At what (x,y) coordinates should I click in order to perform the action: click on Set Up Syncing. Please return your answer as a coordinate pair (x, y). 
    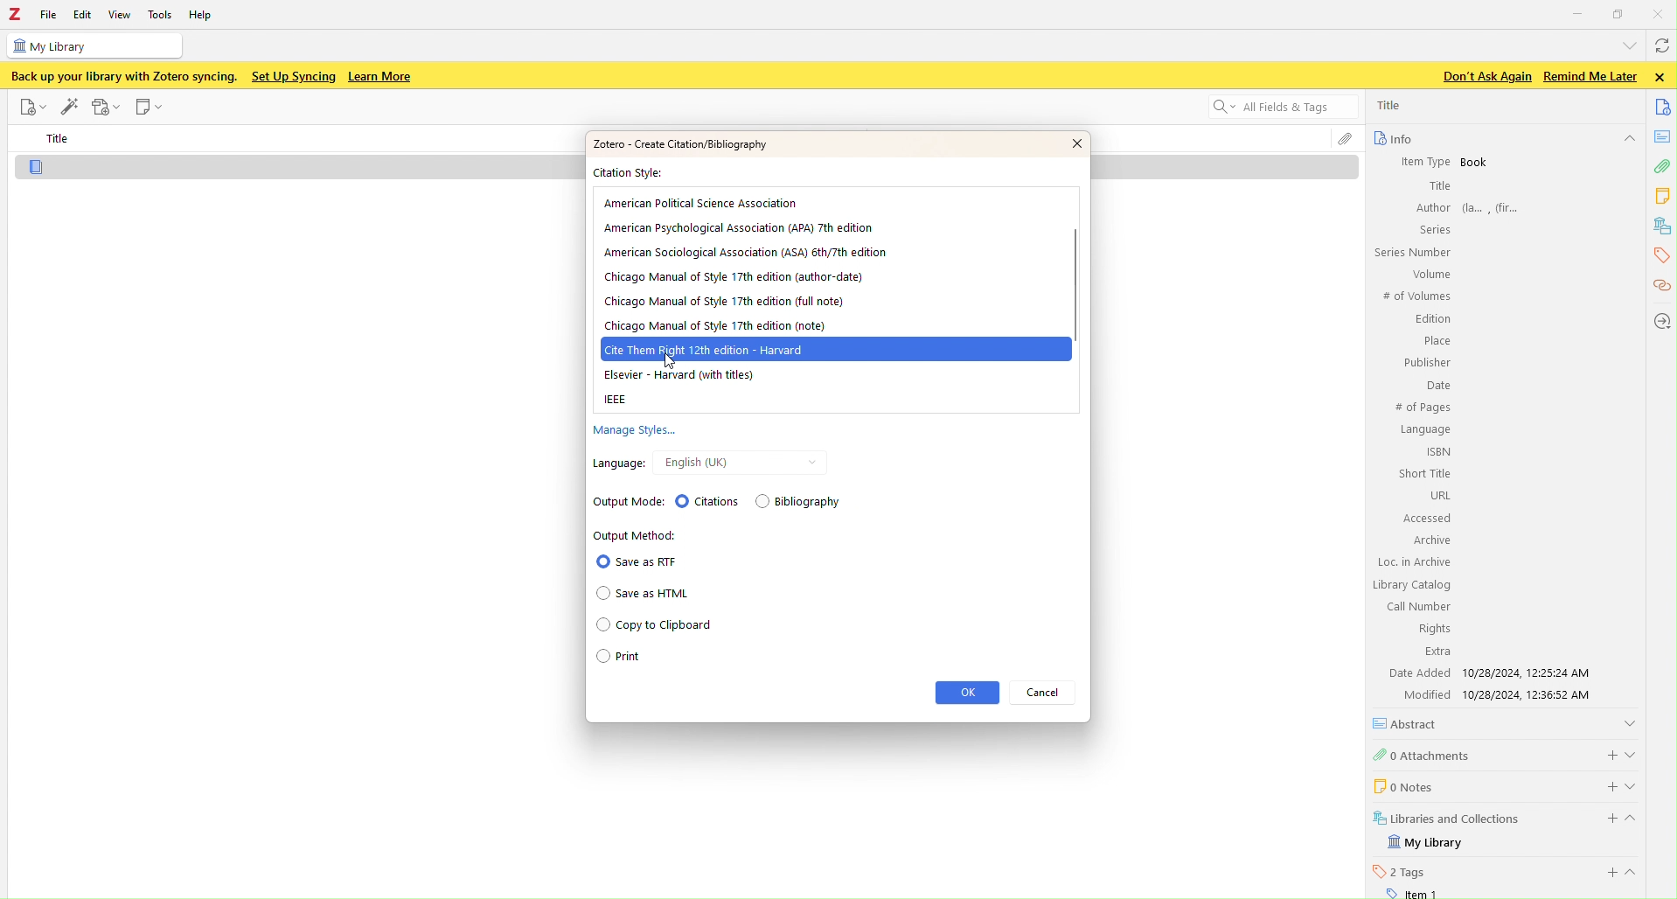
    Looking at the image, I should click on (292, 76).